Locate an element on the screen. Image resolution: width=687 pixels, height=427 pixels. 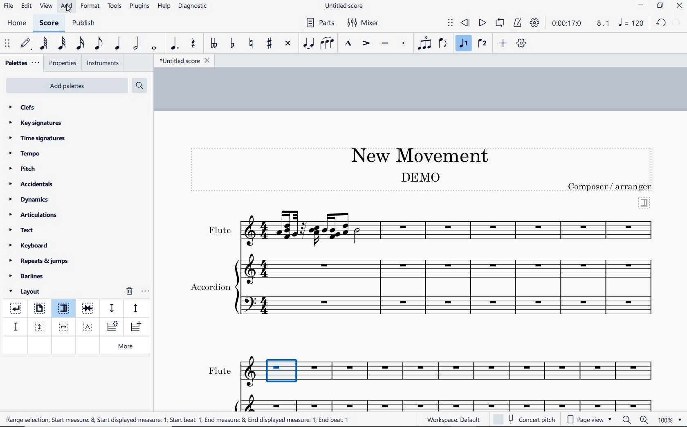
64th note is located at coordinates (45, 43).